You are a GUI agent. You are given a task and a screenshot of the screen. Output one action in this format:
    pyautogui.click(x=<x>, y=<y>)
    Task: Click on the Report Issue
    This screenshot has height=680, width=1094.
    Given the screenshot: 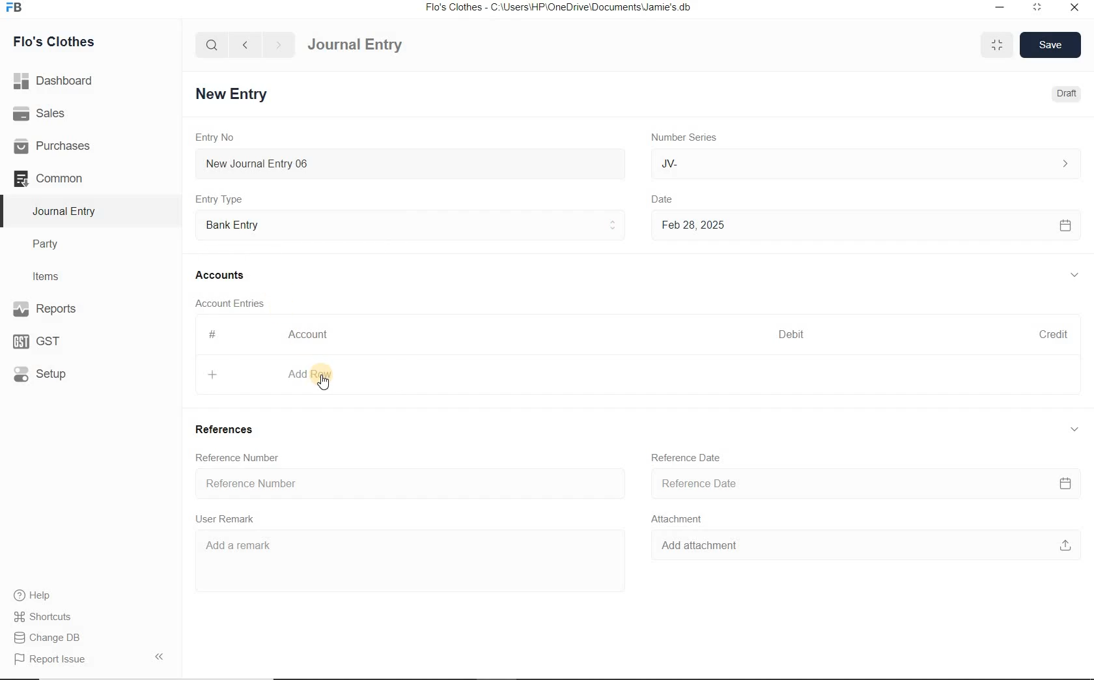 What is the action you would take?
    pyautogui.click(x=49, y=659)
    